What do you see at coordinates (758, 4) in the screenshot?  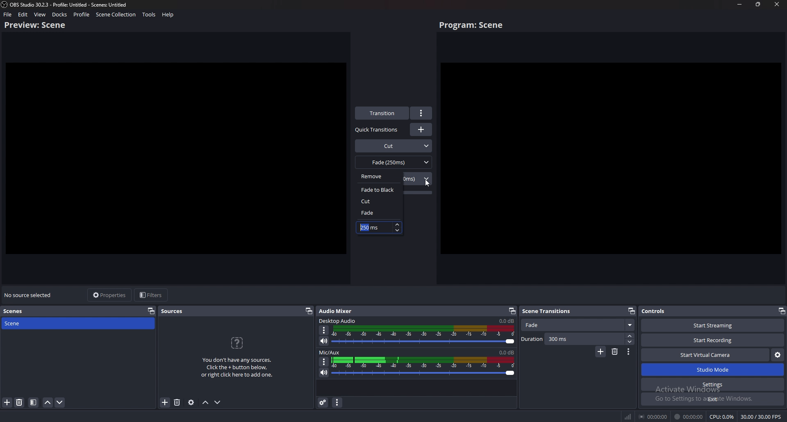 I see `resize` at bounding box center [758, 4].